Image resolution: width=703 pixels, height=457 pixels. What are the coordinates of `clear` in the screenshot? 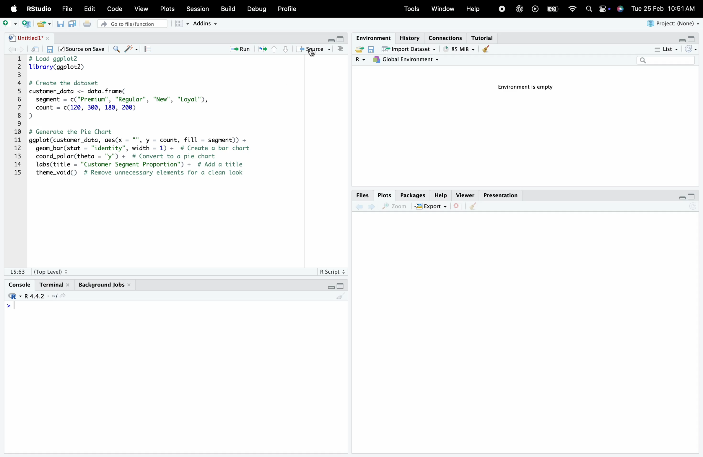 It's located at (474, 208).